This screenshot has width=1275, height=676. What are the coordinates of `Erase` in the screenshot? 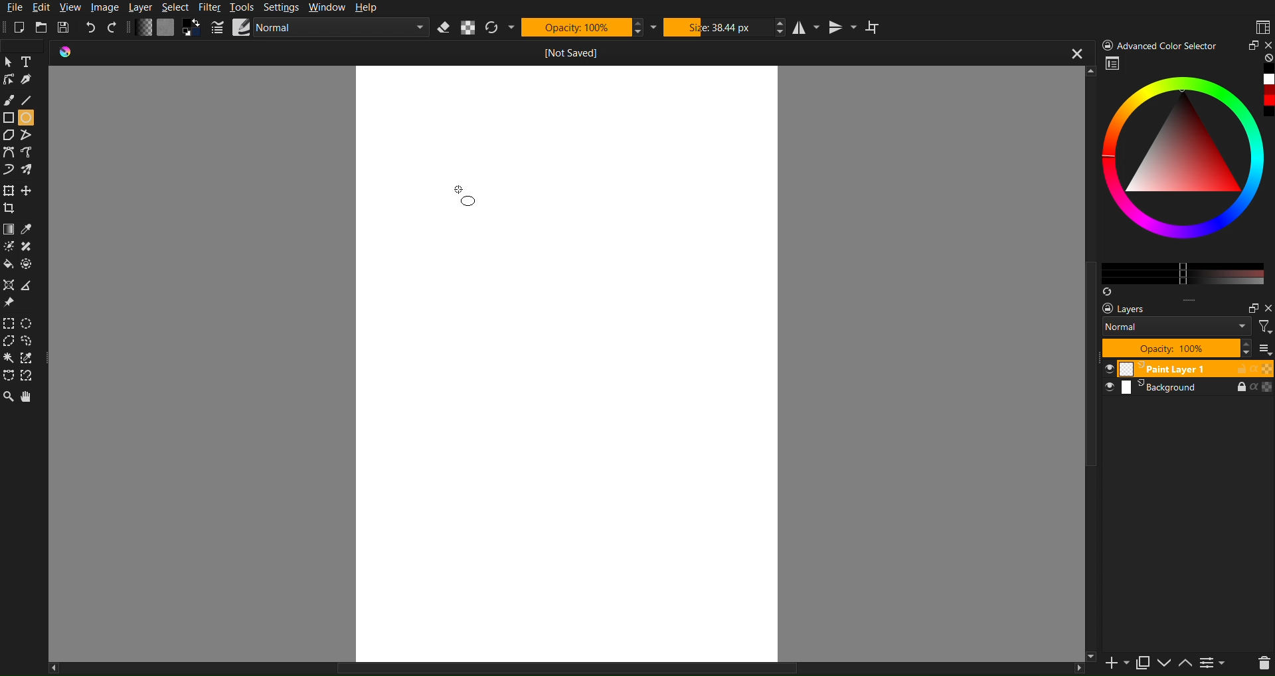 It's located at (442, 27).